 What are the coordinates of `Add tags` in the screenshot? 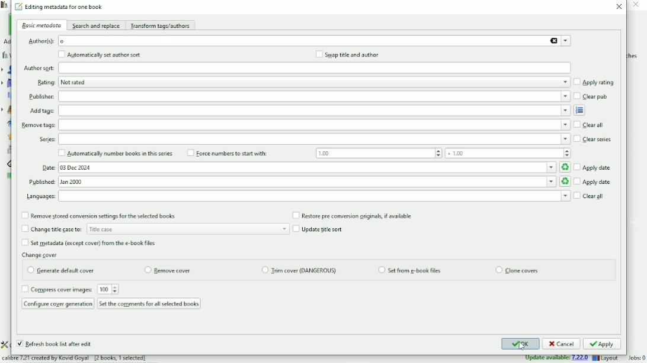 It's located at (41, 111).